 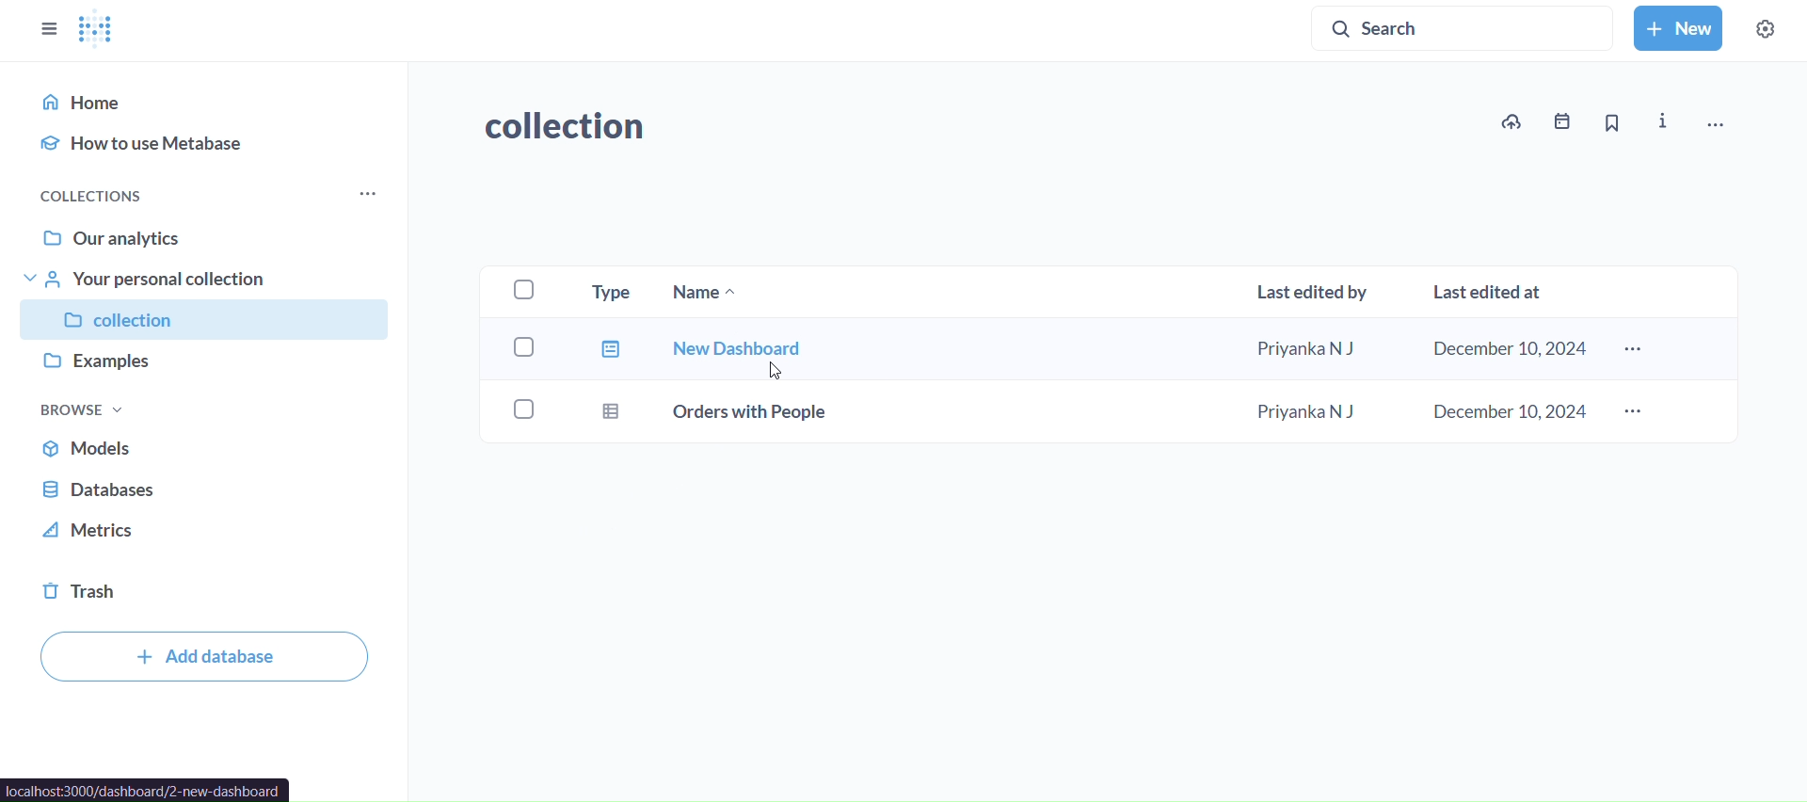 What do you see at coordinates (709, 295) in the screenshot?
I see `name` at bounding box center [709, 295].